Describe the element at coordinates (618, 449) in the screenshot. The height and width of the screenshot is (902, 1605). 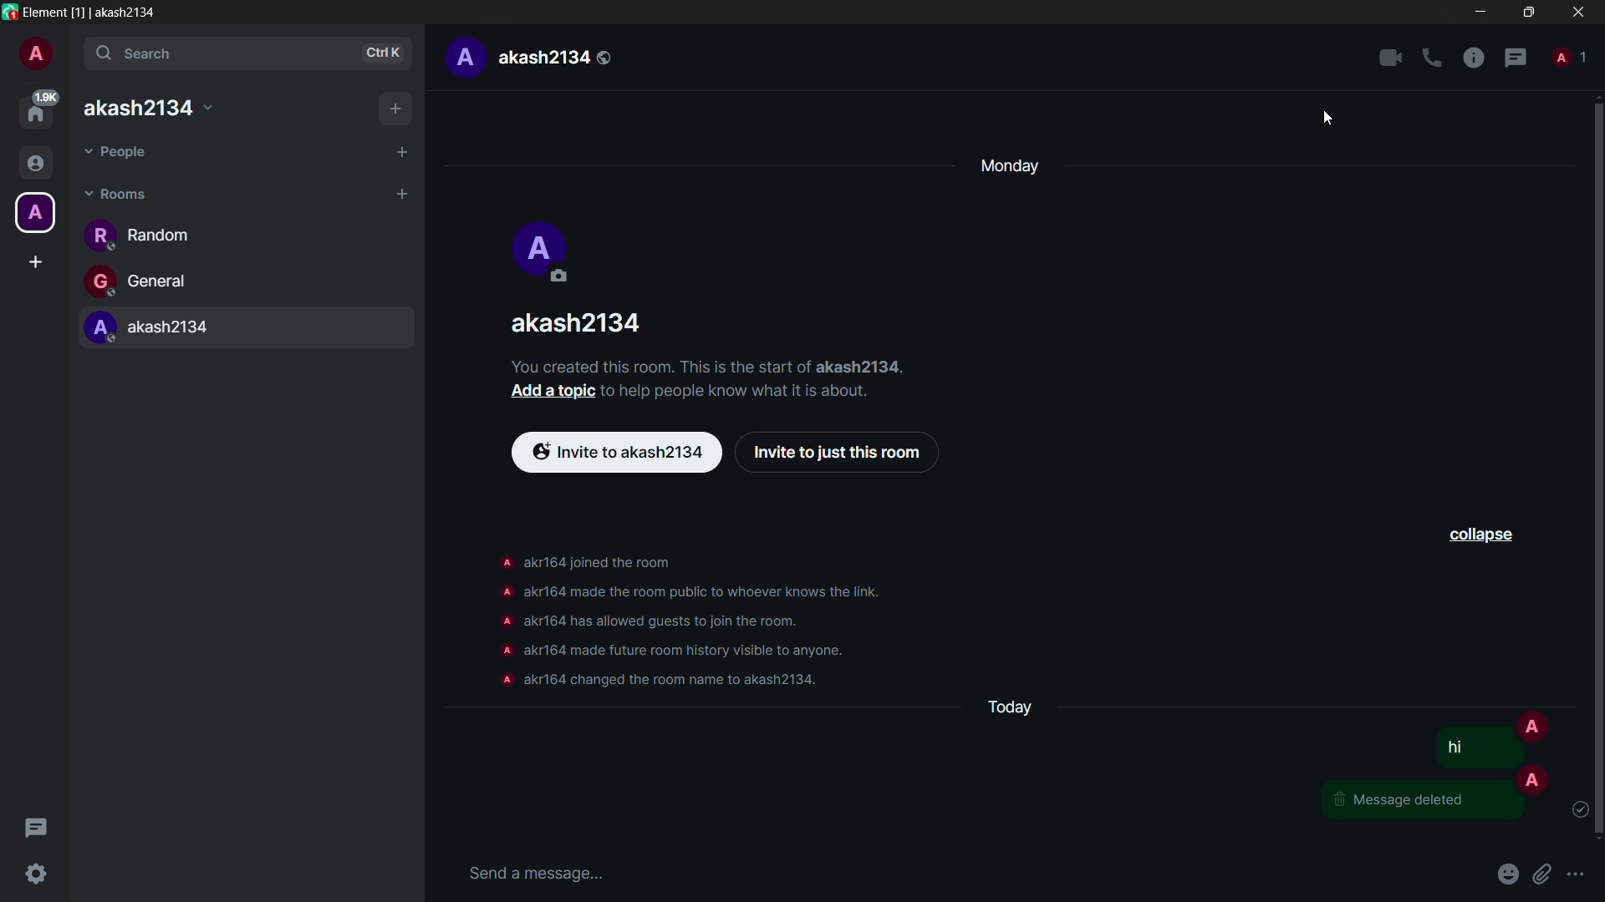
I see `invite to akash2134` at that location.